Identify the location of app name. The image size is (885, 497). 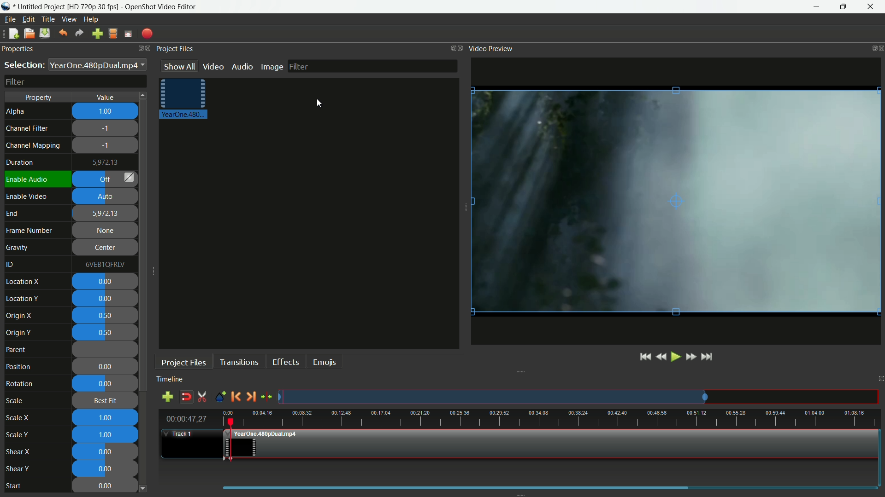
(161, 6).